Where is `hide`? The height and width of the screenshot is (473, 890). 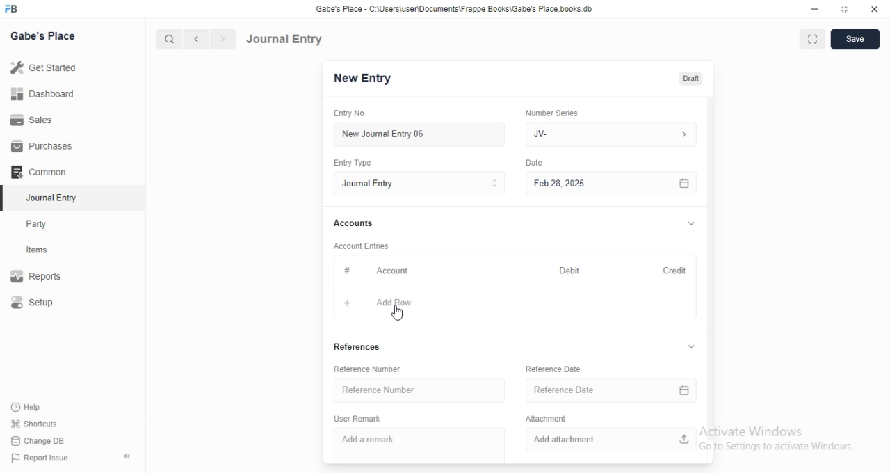
hide is located at coordinates (124, 457).